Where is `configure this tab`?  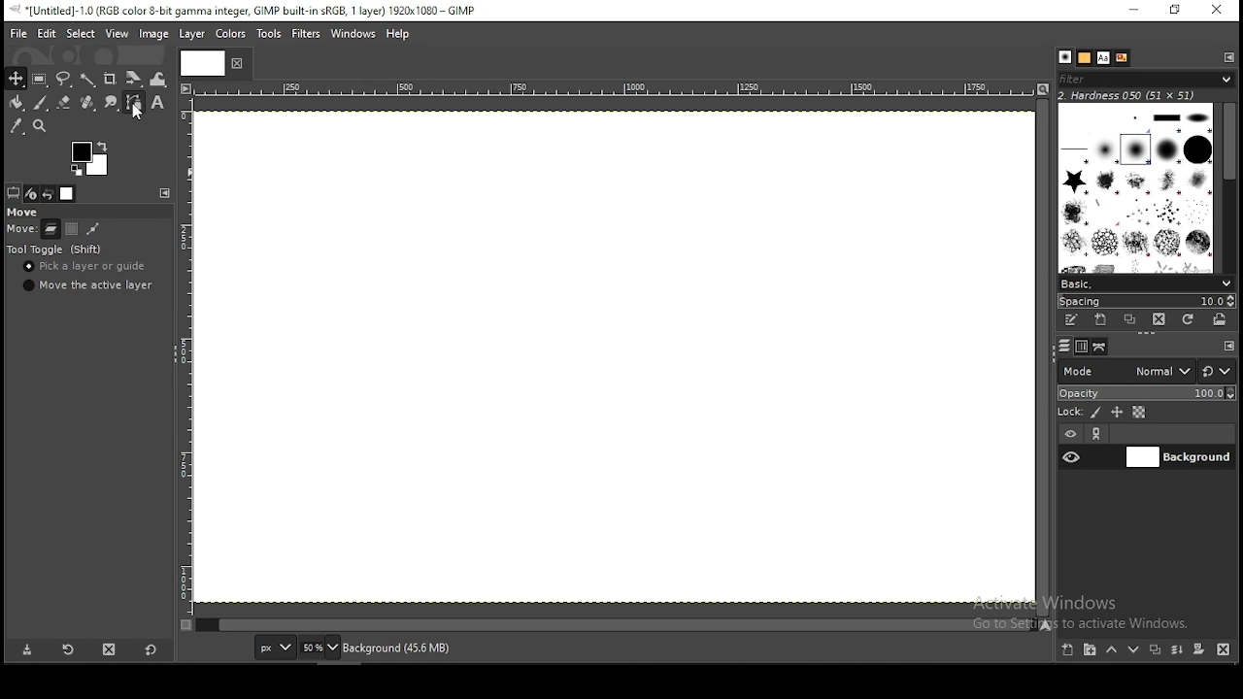 configure this tab is located at coordinates (167, 193).